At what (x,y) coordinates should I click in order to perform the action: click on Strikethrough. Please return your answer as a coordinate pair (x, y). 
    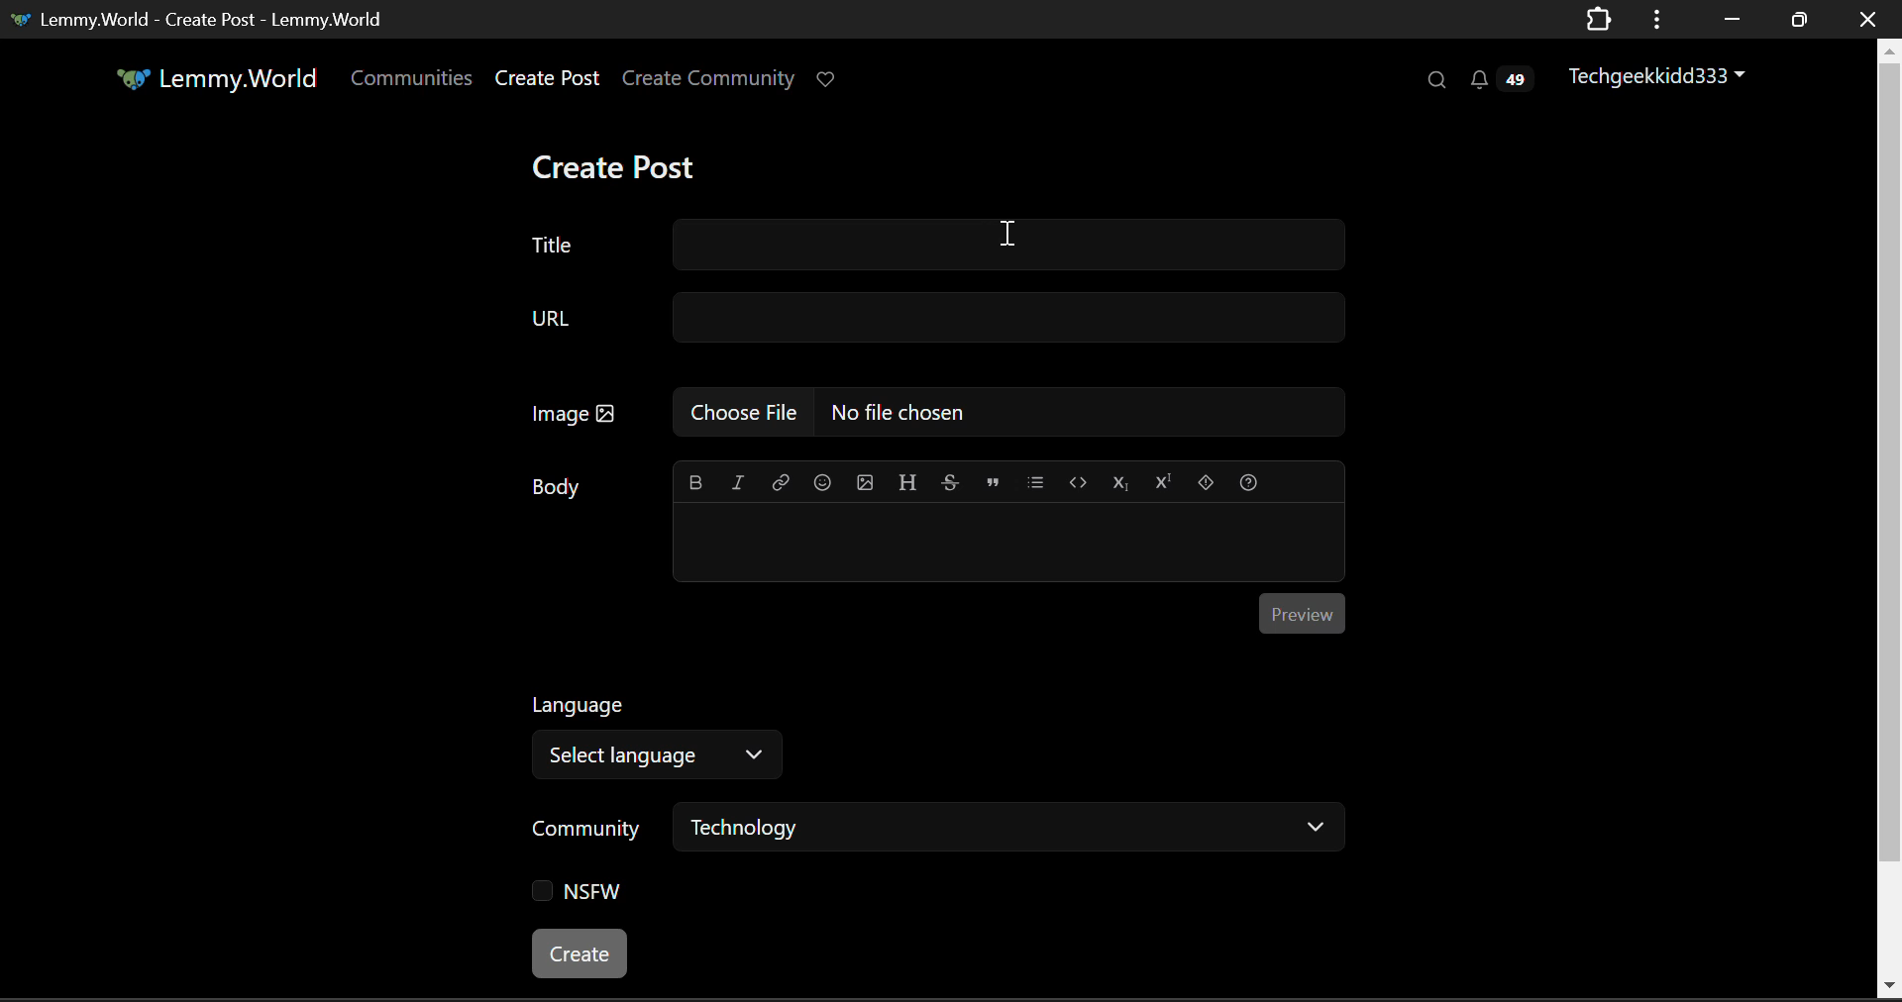
    Looking at the image, I should click on (950, 484).